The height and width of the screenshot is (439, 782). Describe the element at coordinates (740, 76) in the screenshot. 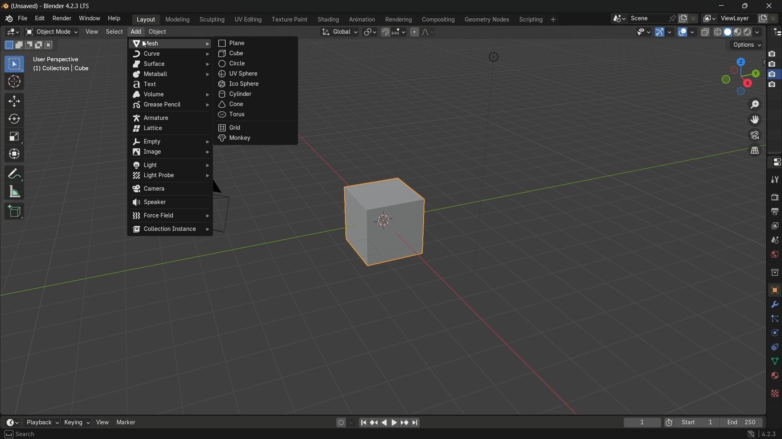

I see `preset viewpoint` at that location.